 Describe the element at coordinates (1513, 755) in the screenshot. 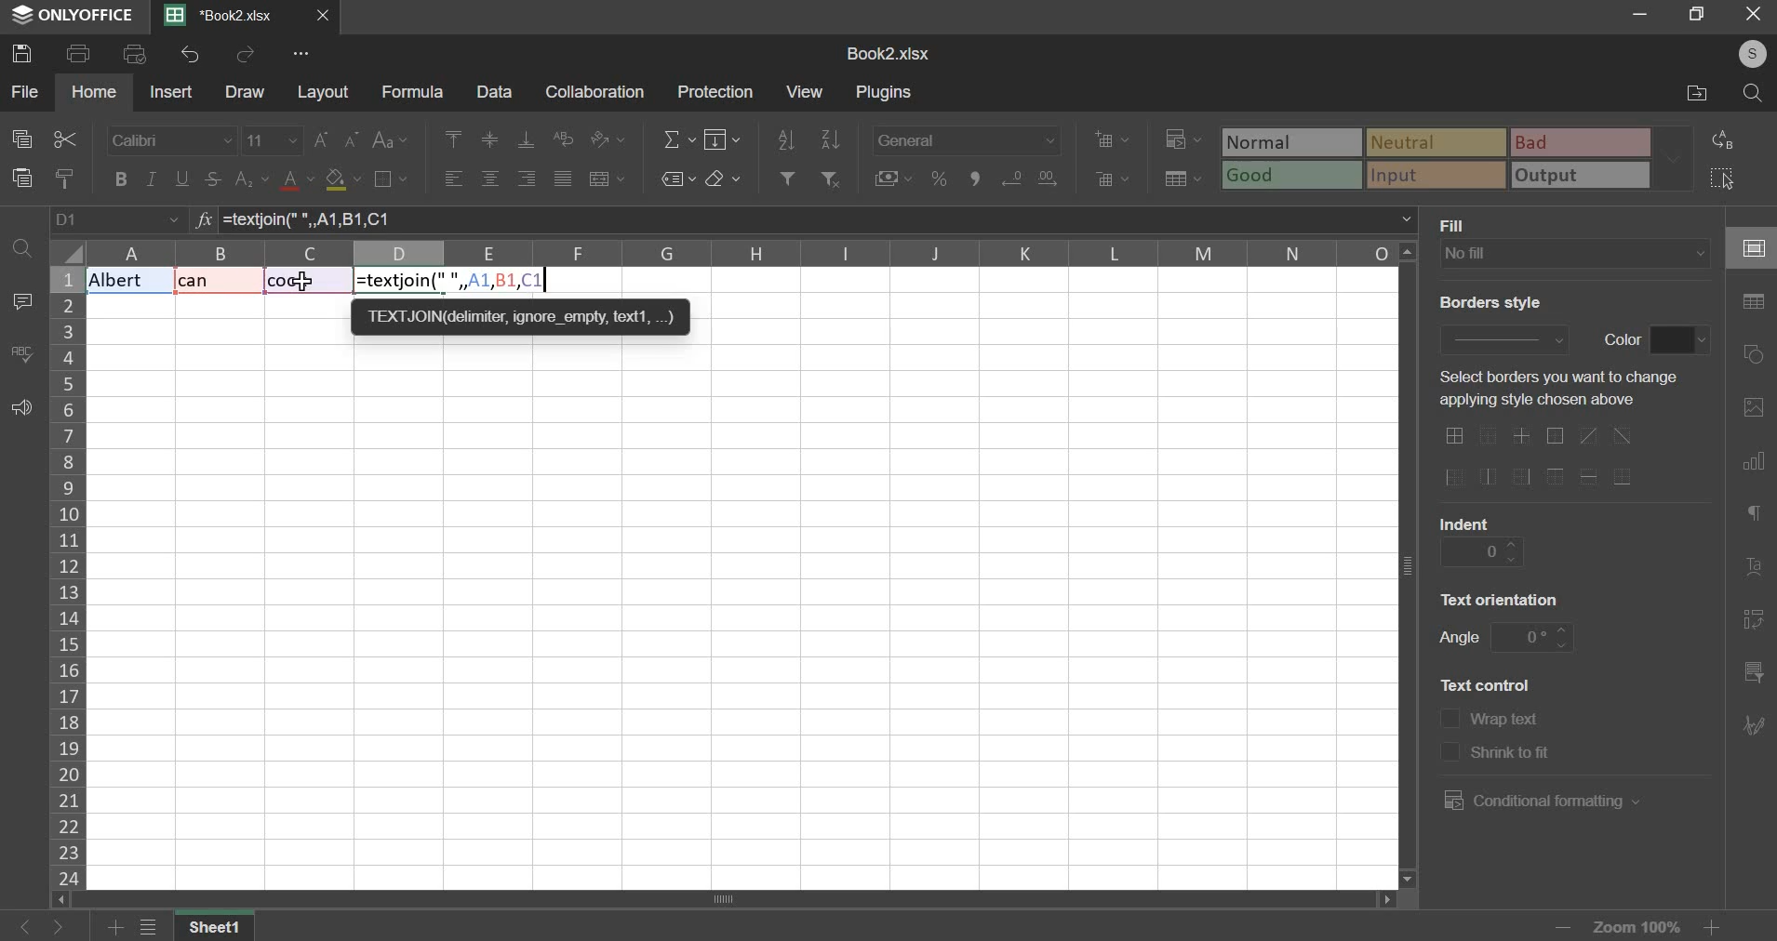

I see `text` at that location.